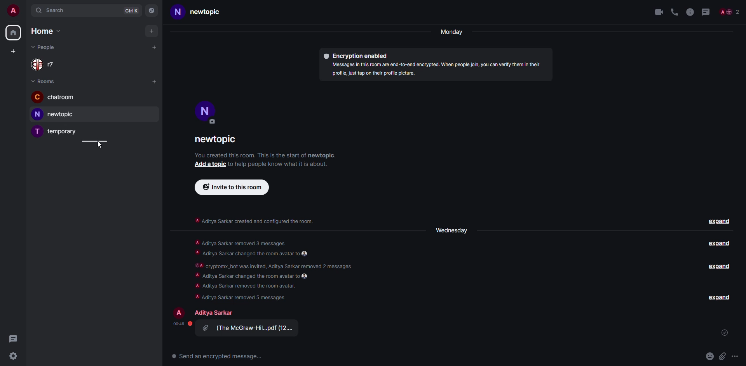  I want to click on voice, so click(675, 12).